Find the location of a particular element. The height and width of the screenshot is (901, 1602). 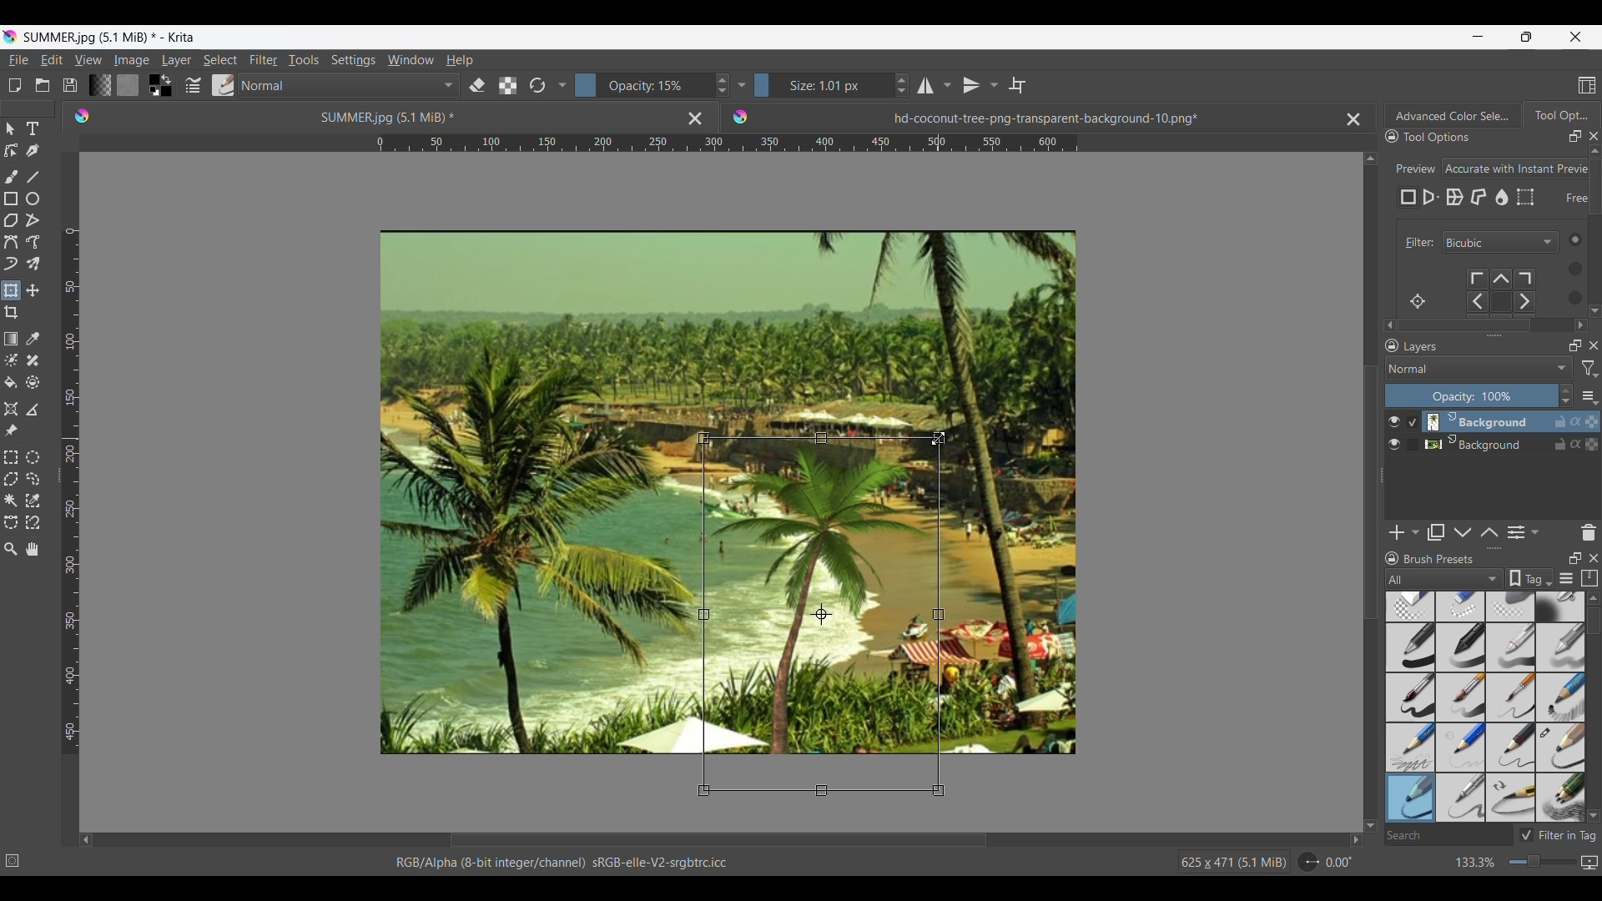

File is located at coordinates (18, 60).